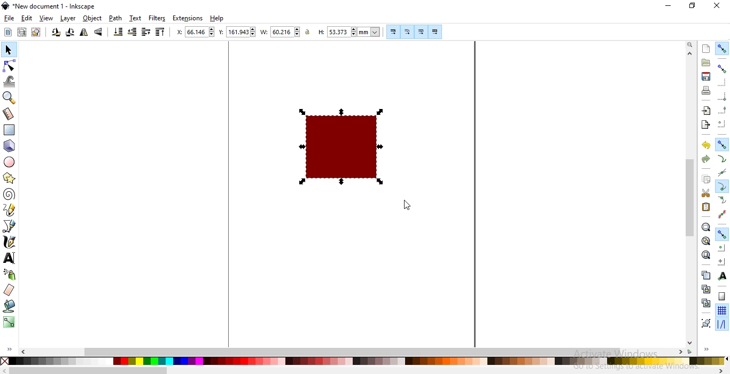 The height and width of the screenshot is (374, 730). What do you see at coordinates (10, 226) in the screenshot?
I see `draw bazier lines and straight lines` at bounding box center [10, 226].